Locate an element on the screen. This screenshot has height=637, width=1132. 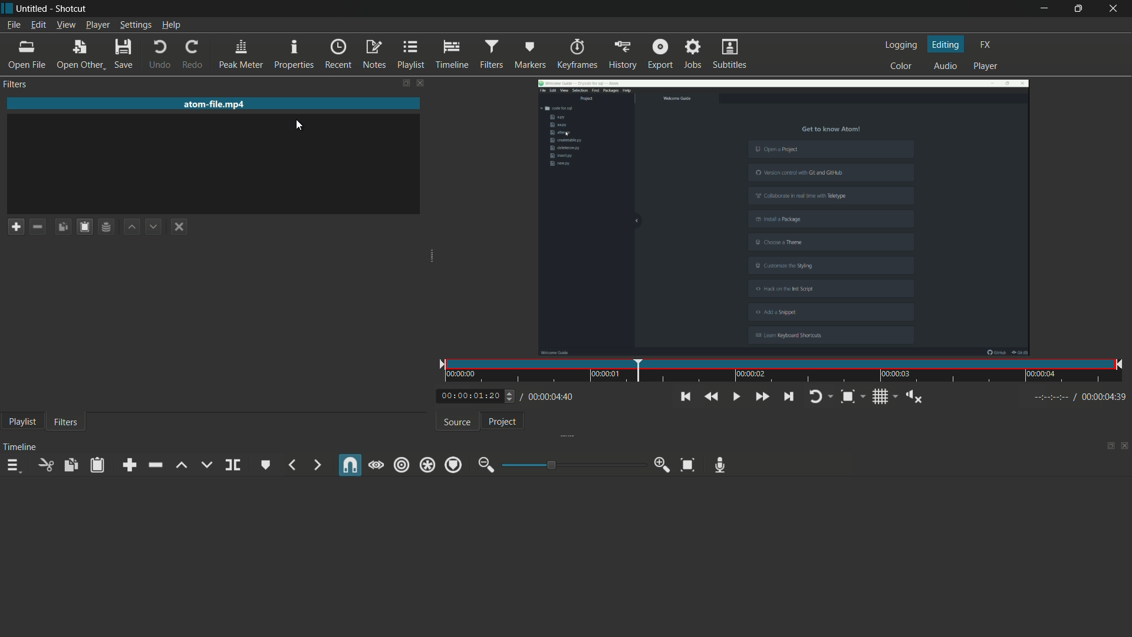
editing is located at coordinates (945, 44).